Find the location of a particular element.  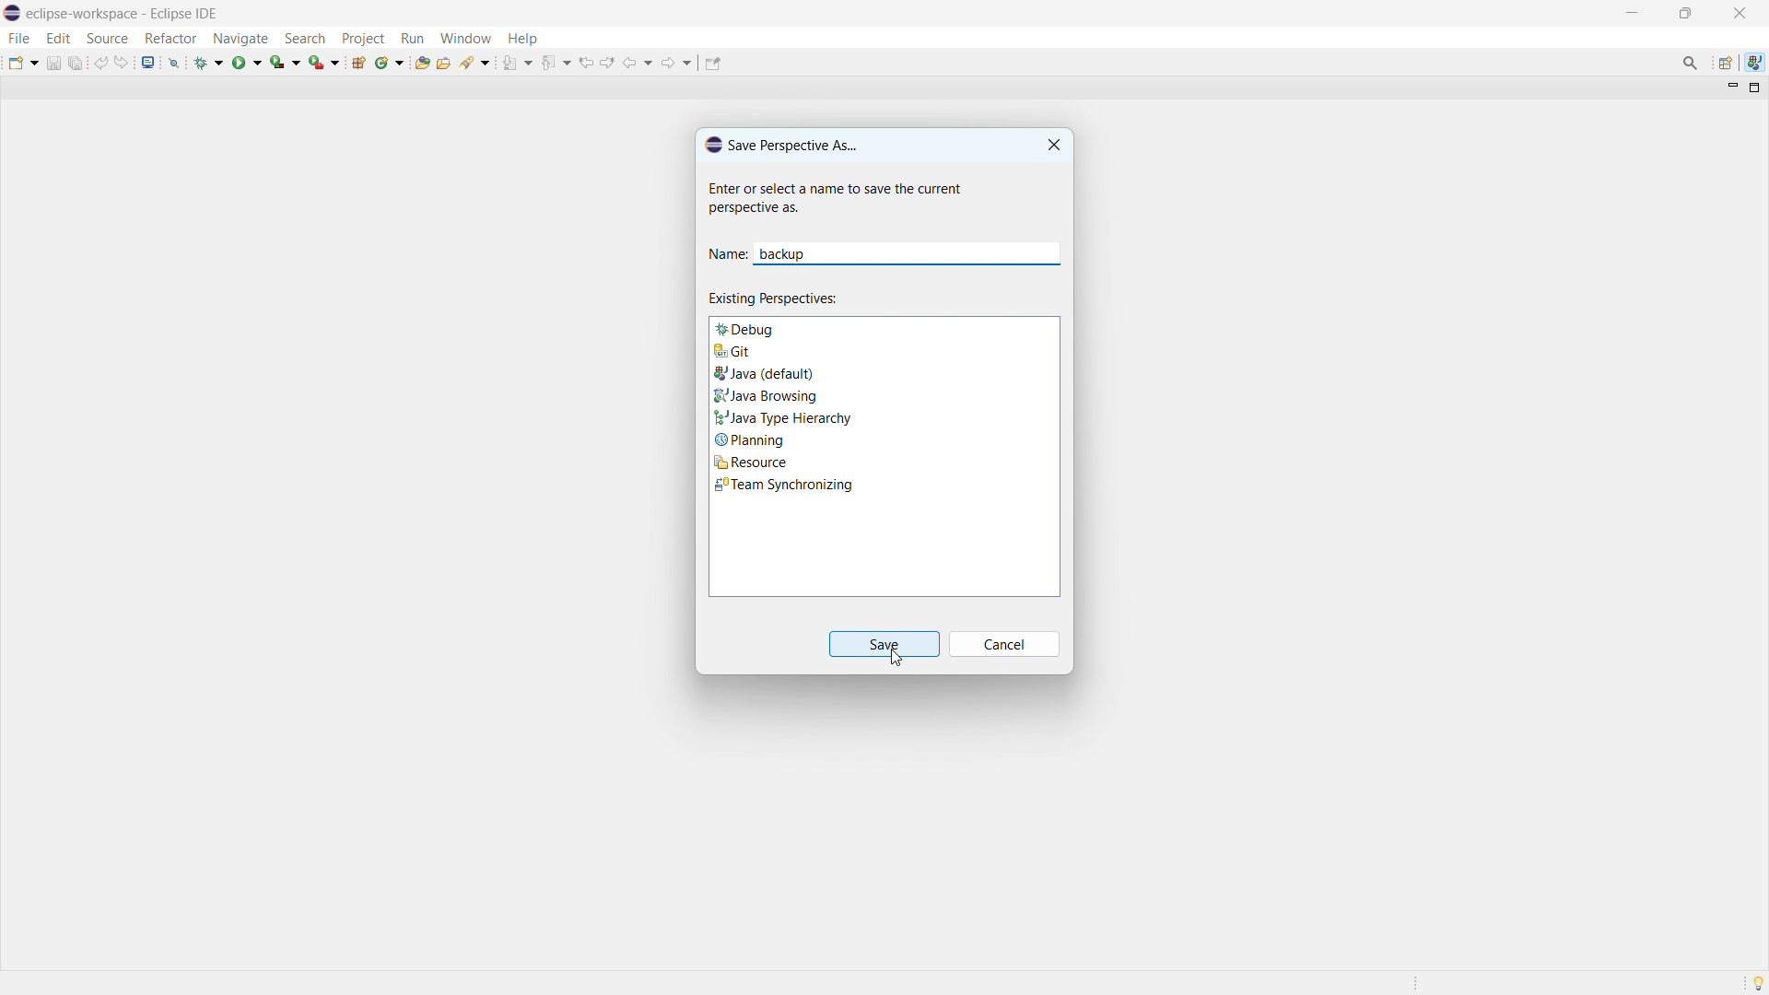

Java (default) is located at coordinates (884, 371).